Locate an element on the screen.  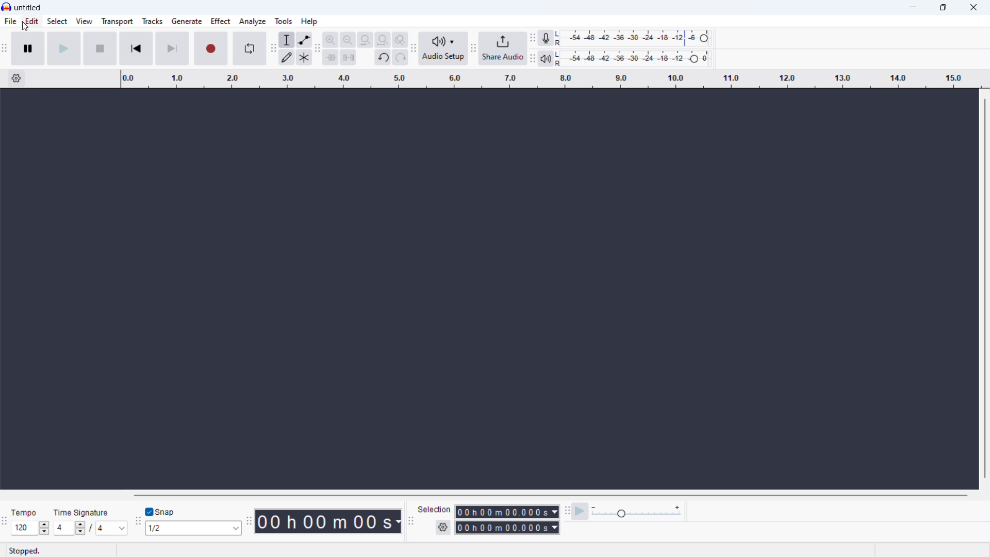
generate is located at coordinates (187, 21).